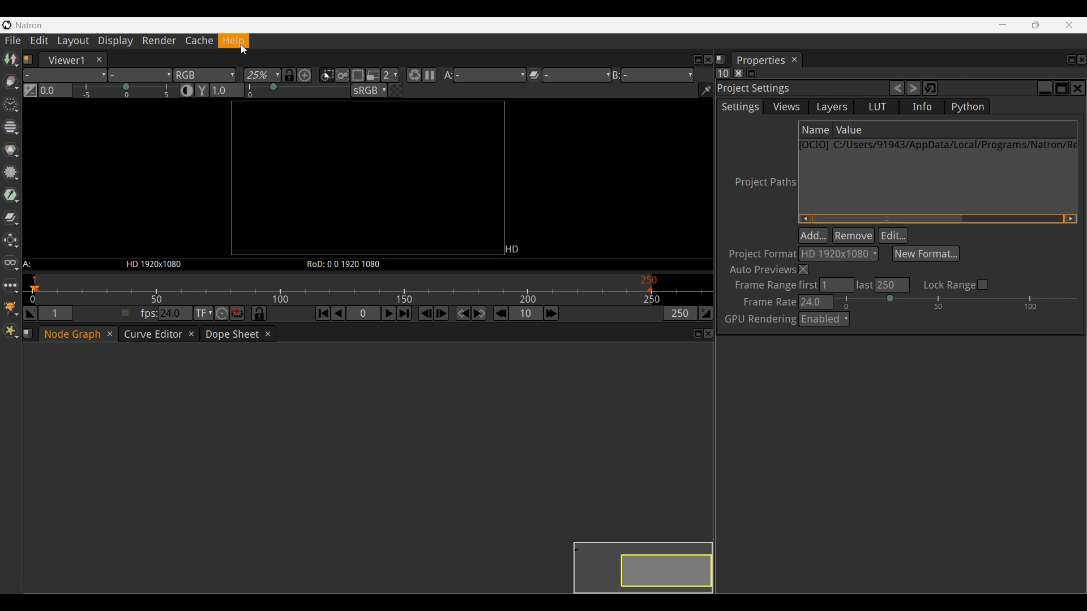 Image resolution: width=1087 pixels, height=611 pixels. Describe the element at coordinates (815, 146) in the screenshot. I see `[OCIO]` at that location.